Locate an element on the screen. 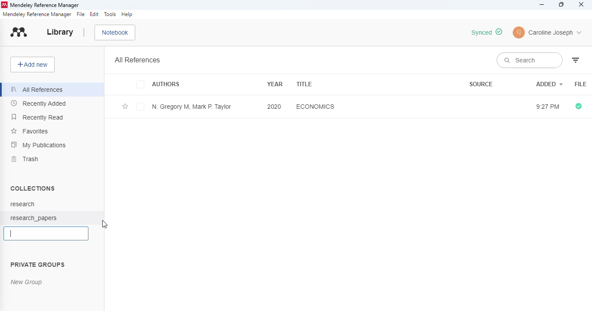 The height and width of the screenshot is (311, 592). minimize is located at coordinates (542, 5).